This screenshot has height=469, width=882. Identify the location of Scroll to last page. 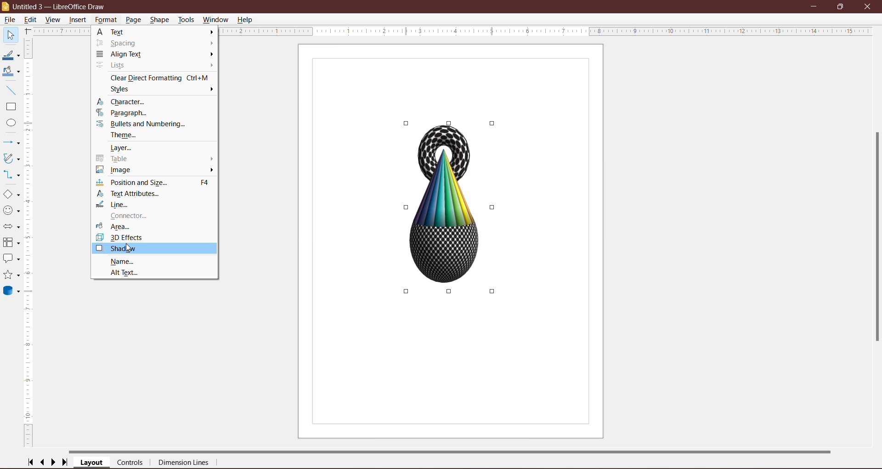
(65, 463).